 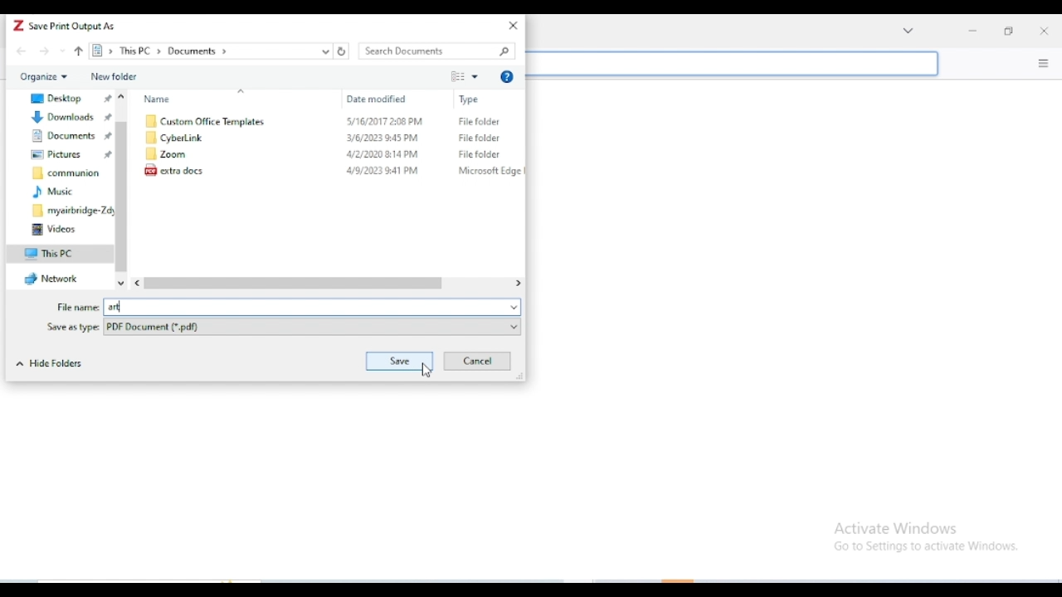 I want to click on videos, so click(x=53, y=230).